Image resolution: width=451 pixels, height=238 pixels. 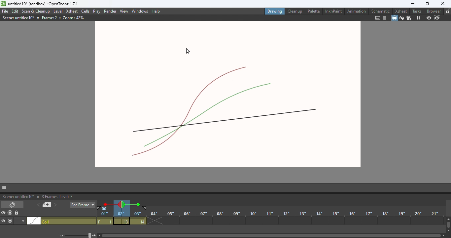 I want to click on Playback end marker, so click(x=145, y=208).